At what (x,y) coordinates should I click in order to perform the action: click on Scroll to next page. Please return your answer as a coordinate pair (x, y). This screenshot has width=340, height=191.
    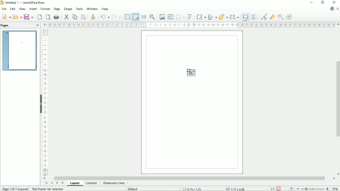
    Looking at the image, I should click on (57, 183).